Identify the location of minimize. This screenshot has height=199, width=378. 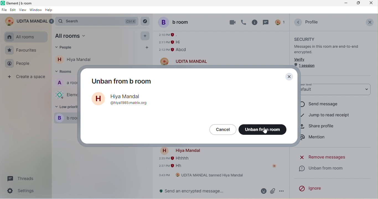
(345, 3).